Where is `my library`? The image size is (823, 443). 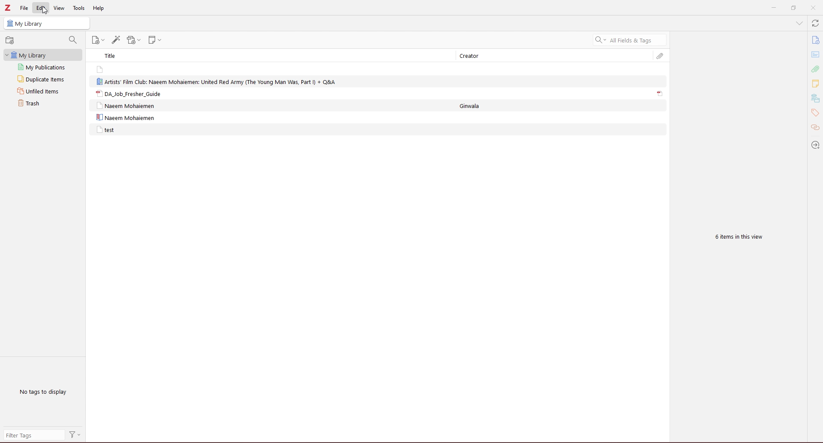
my library is located at coordinates (47, 24).